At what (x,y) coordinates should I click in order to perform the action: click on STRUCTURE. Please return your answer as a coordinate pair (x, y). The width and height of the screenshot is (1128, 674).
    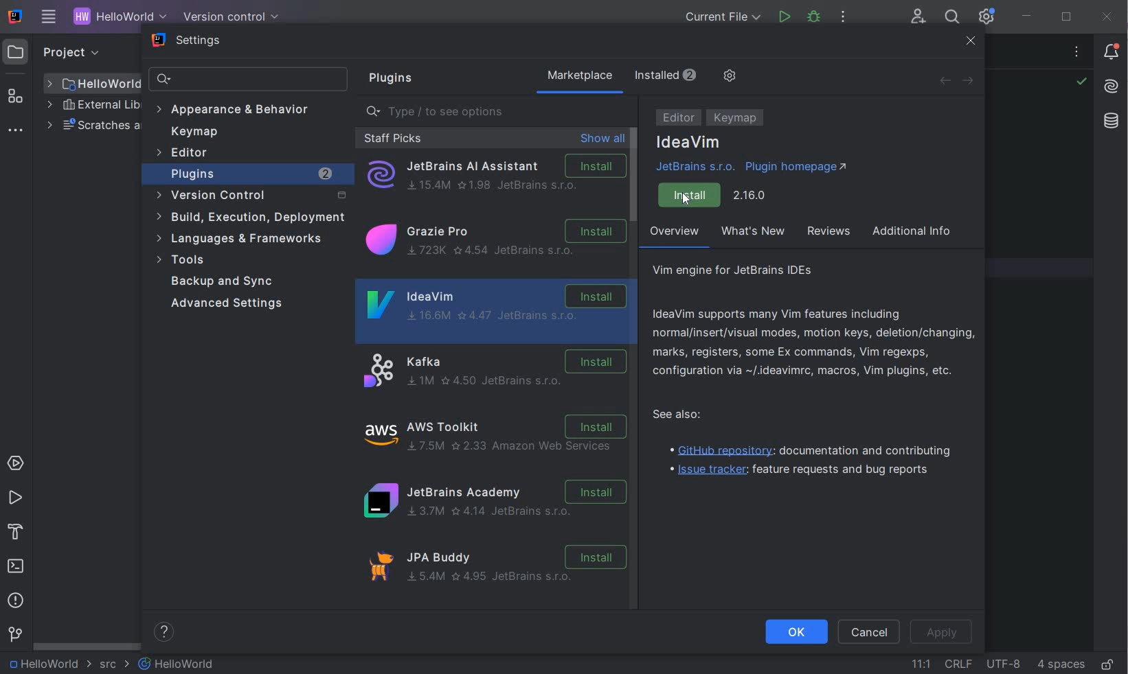
    Looking at the image, I should click on (16, 96).